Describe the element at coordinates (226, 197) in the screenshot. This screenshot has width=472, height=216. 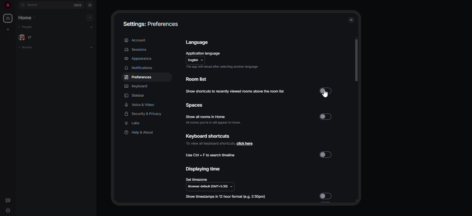
I see `show timestamp in 12 hour format (e.g. 2:30pm)` at that location.